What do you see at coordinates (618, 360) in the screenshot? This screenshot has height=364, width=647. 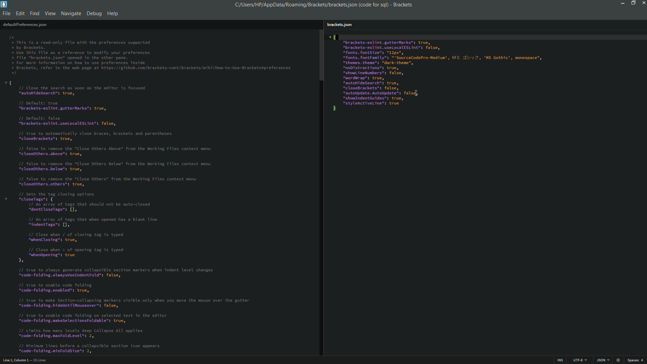 I see `record` at bounding box center [618, 360].